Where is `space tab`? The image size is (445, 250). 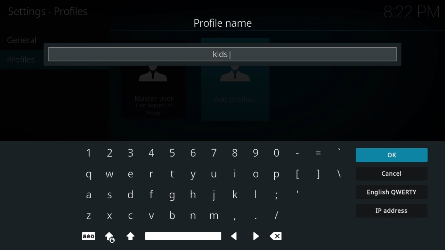 space tab is located at coordinates (185, 235).